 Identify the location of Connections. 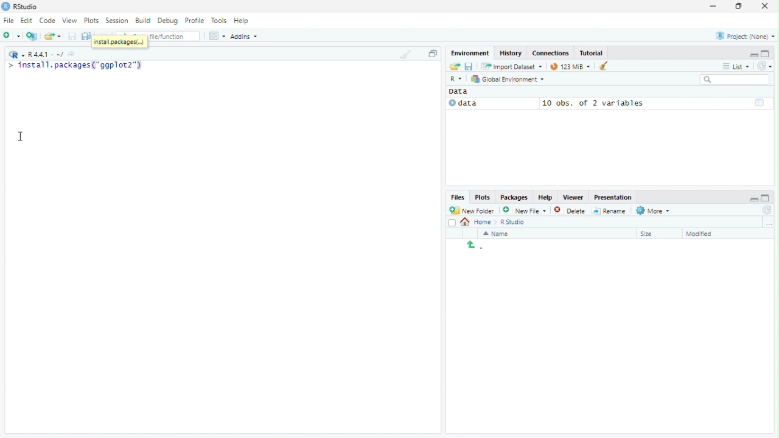
(550, 53).